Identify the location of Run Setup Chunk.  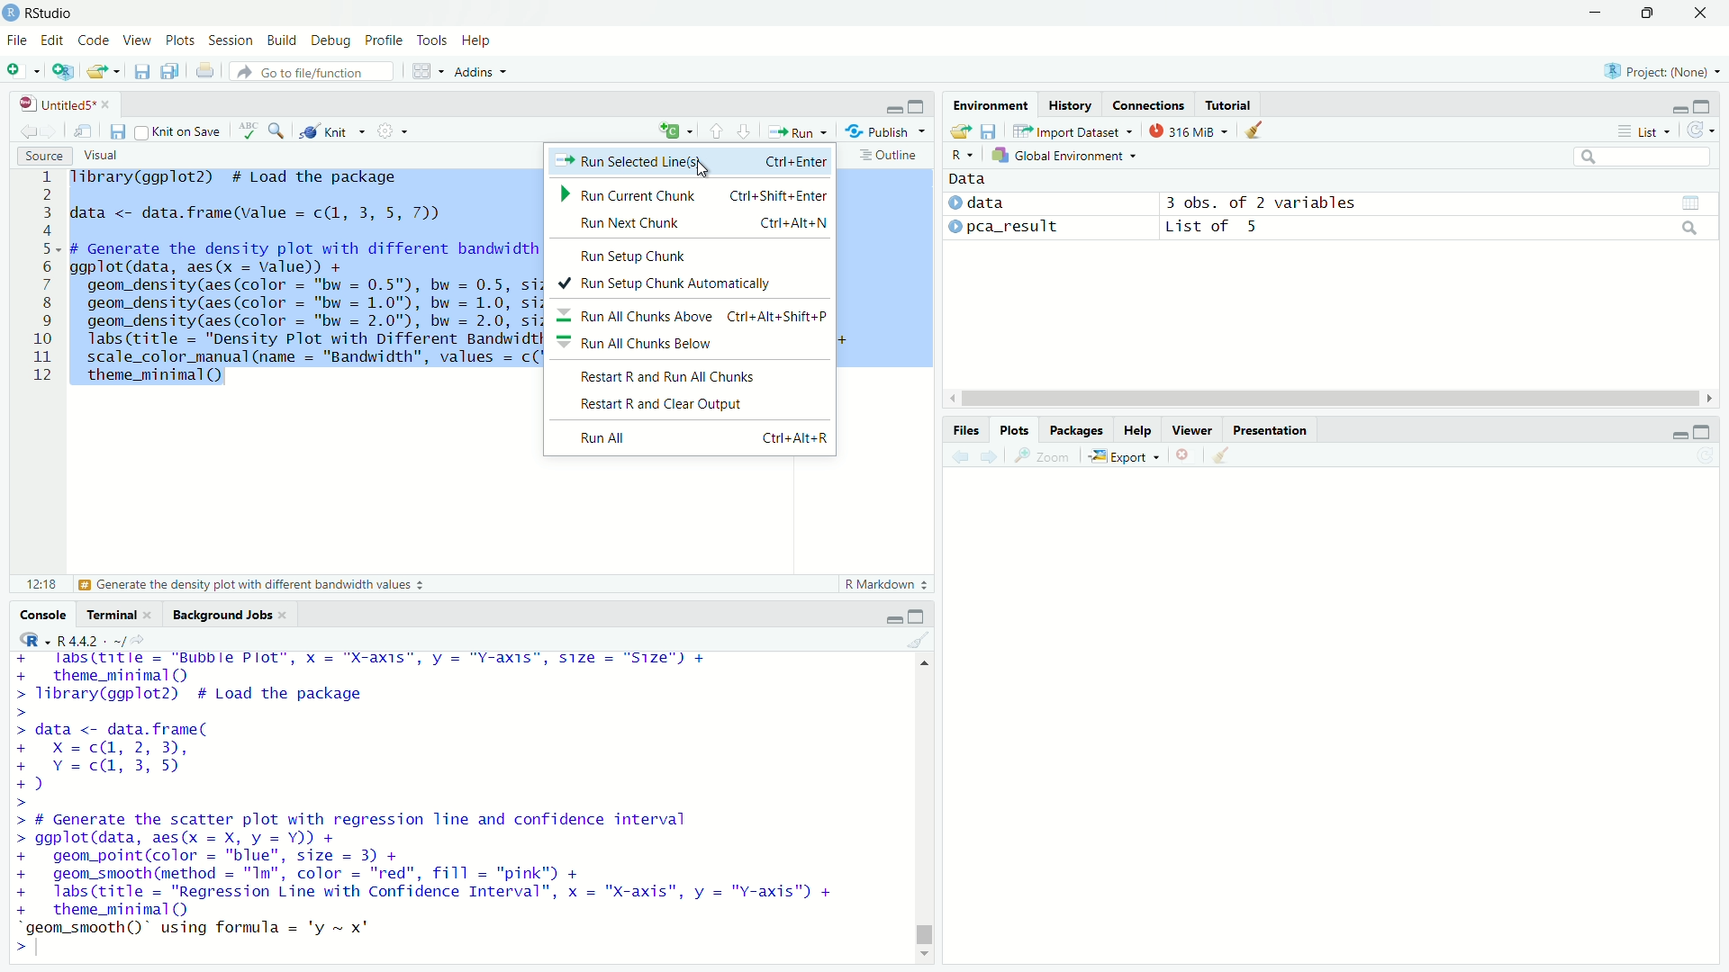
(691, 254).